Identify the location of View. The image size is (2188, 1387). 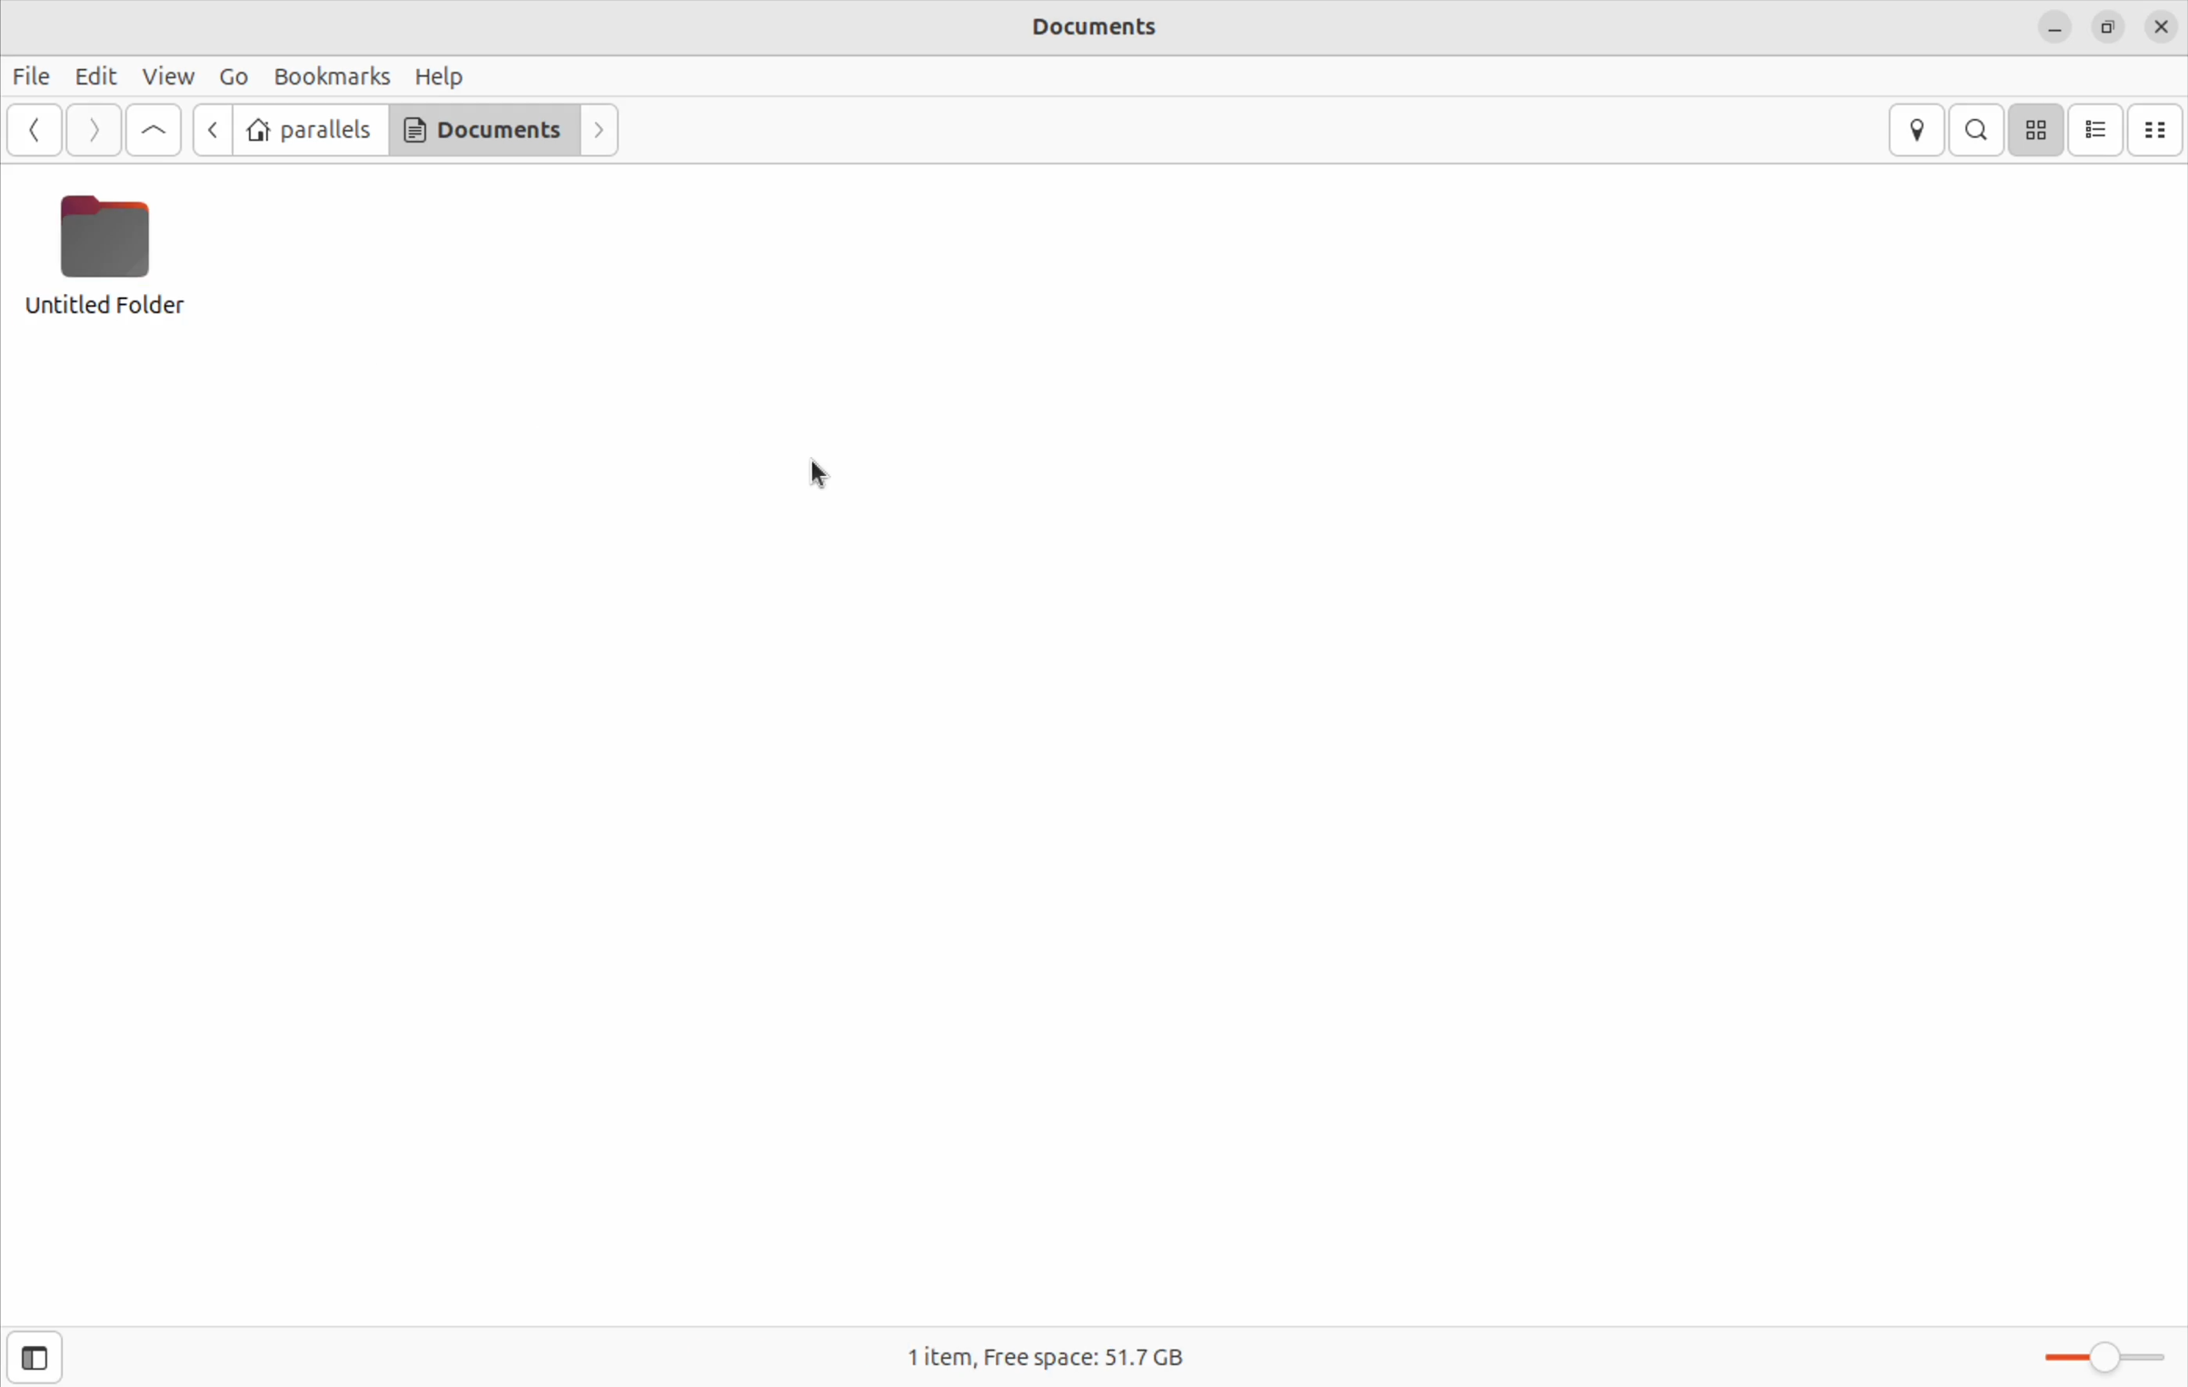
(170, 76).